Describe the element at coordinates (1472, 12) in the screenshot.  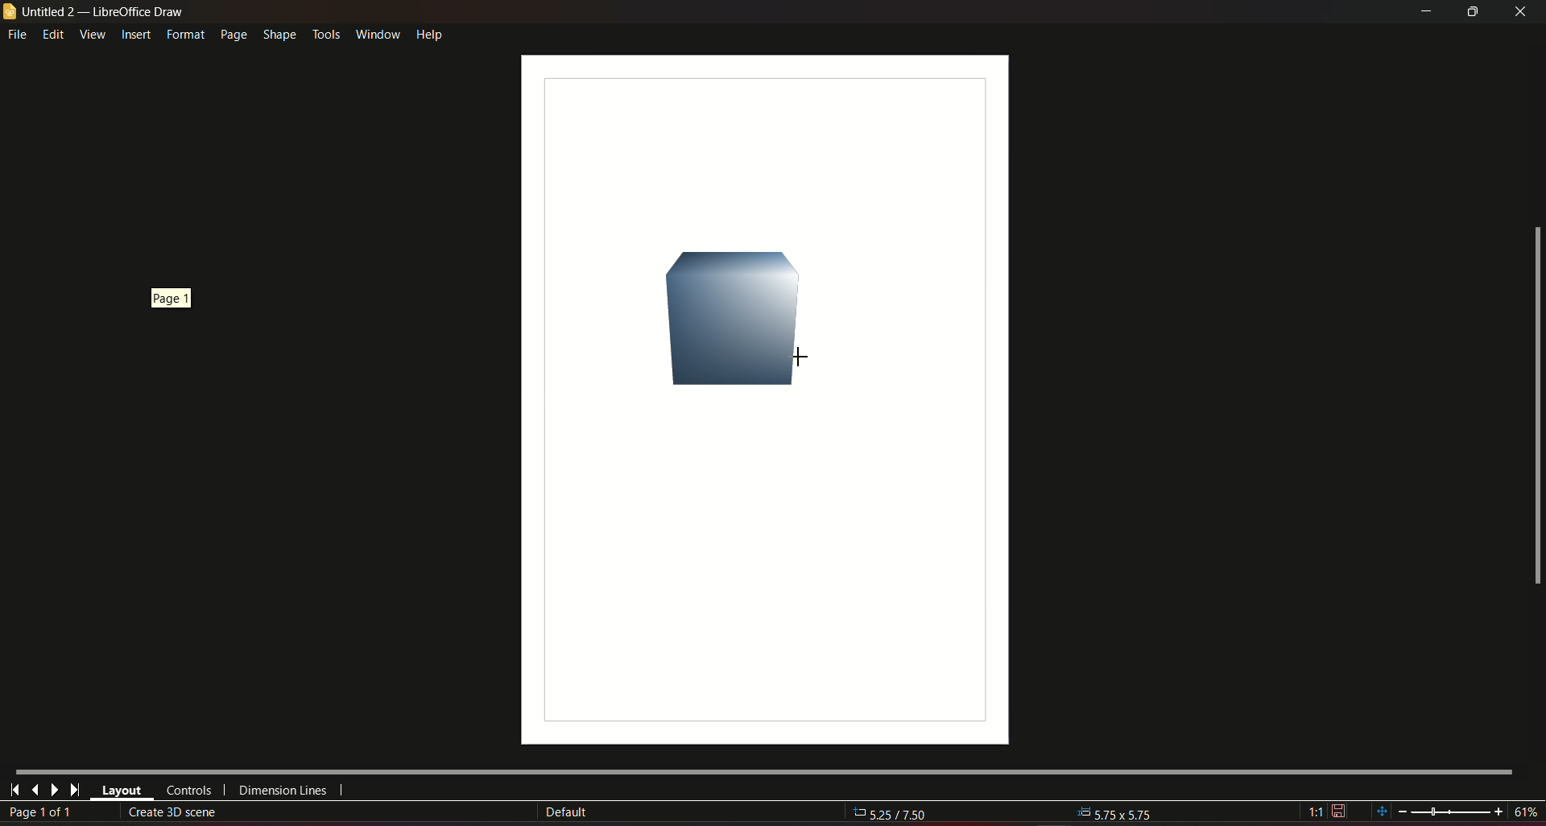
I see `minimize/maximize` at that location.